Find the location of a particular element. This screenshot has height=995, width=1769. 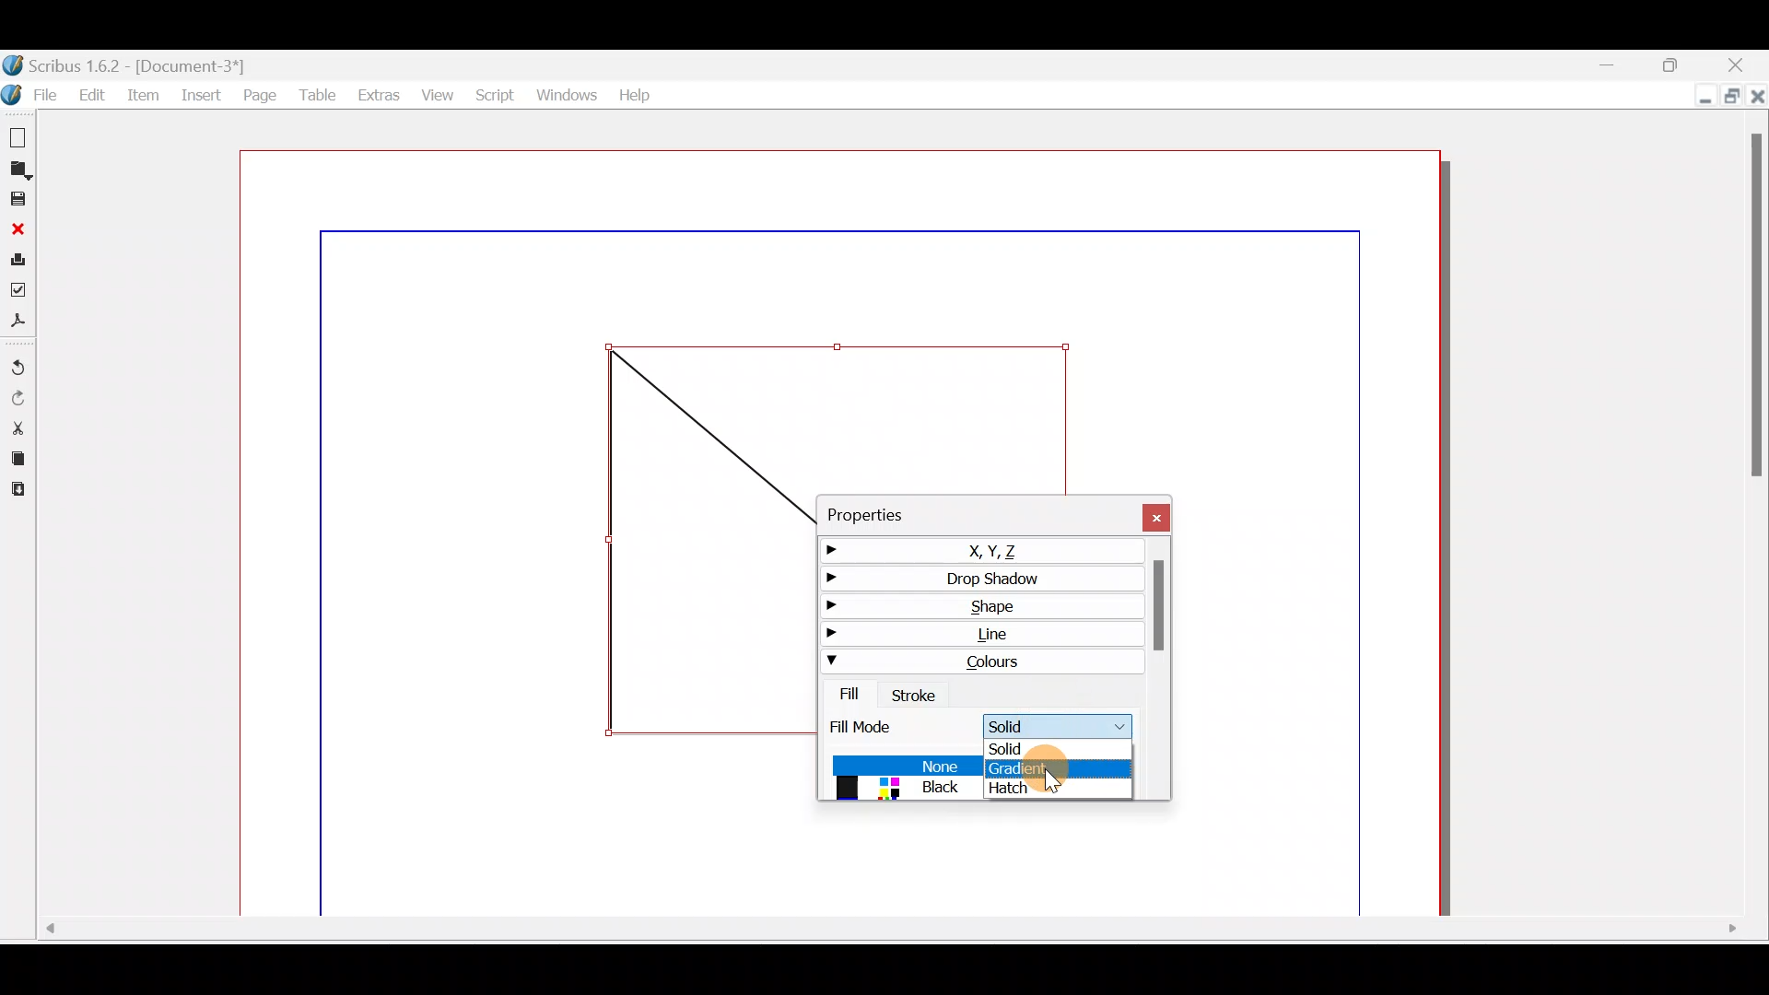

Shape frame is located at coordinates (705, 543).